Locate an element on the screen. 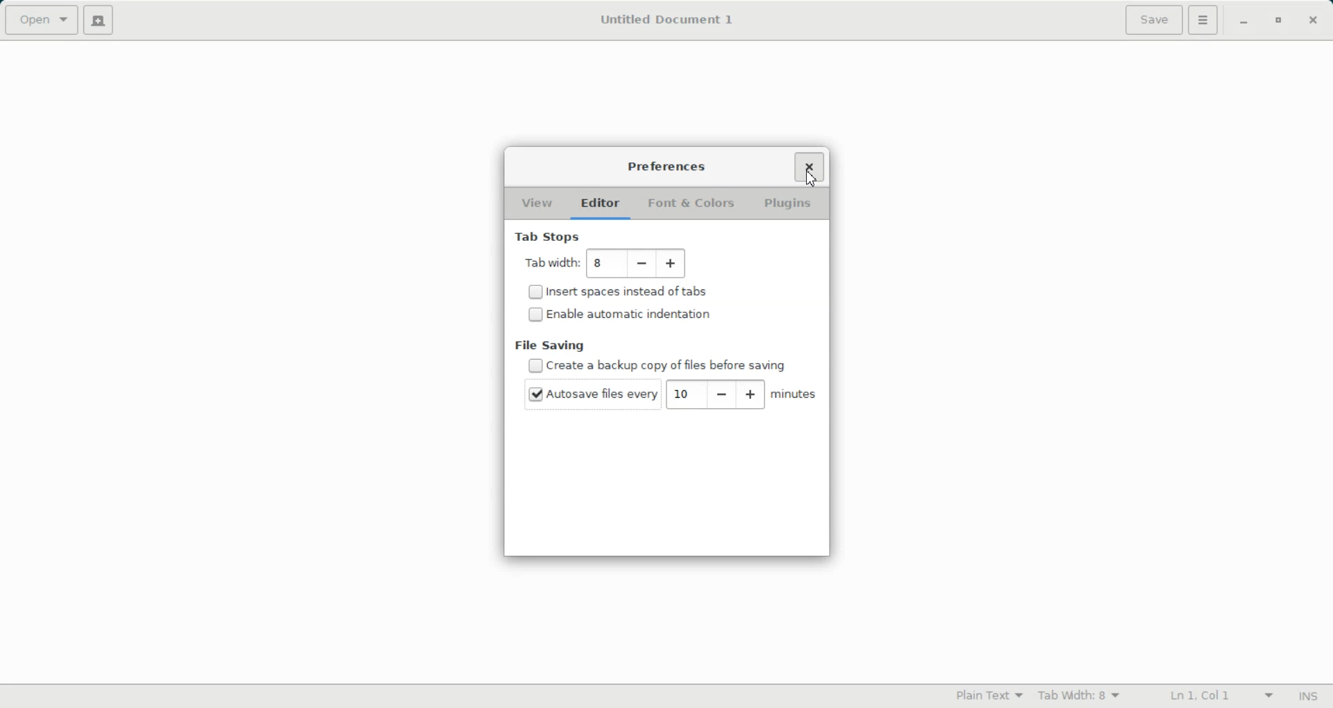 The width and height of the screenshot is (1333, 708). Plugins is located at coordinates (789, 205).